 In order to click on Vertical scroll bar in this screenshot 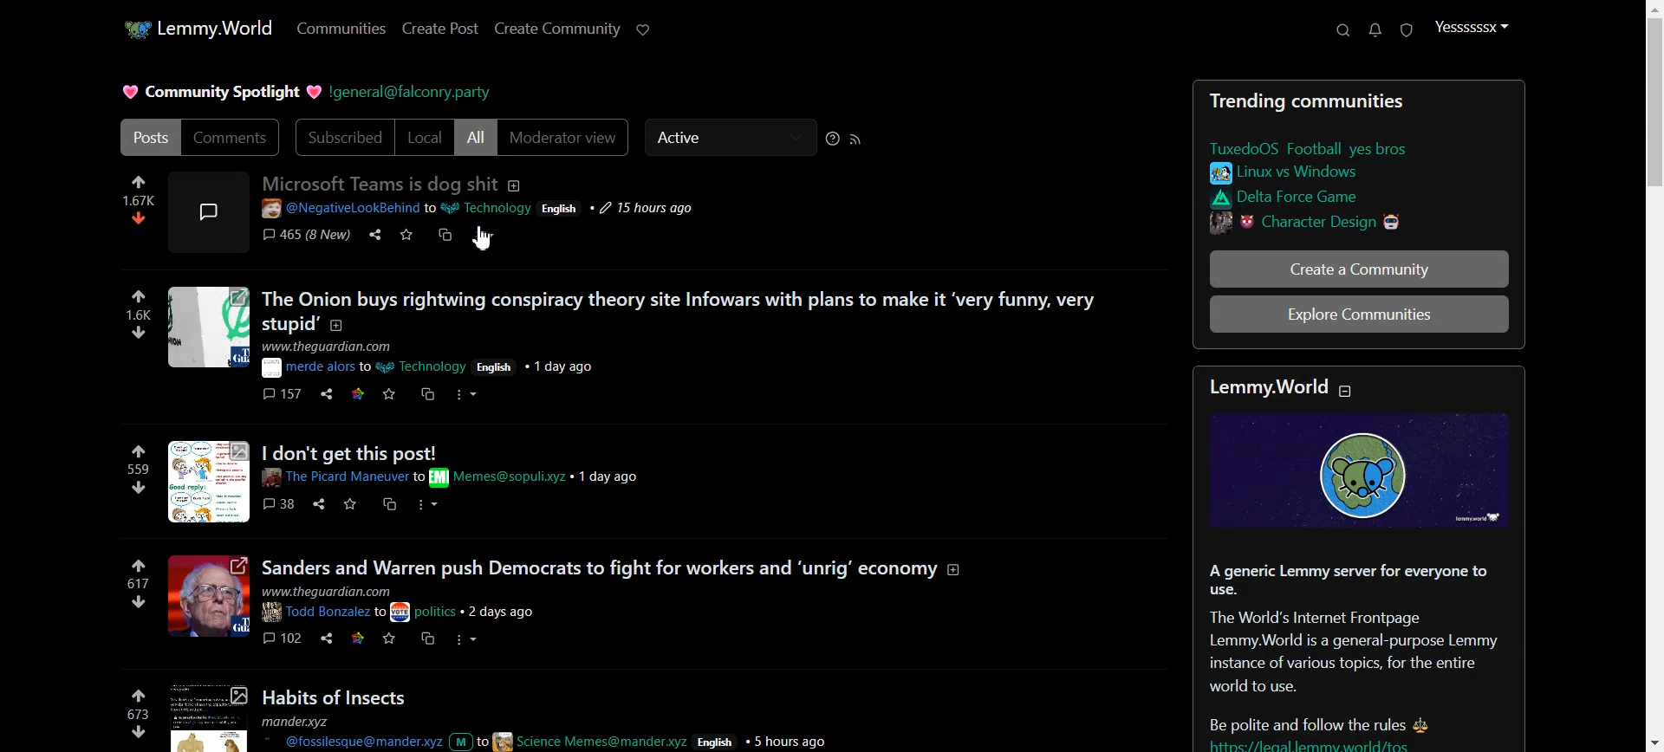, I will do `click(1653, 376)`.